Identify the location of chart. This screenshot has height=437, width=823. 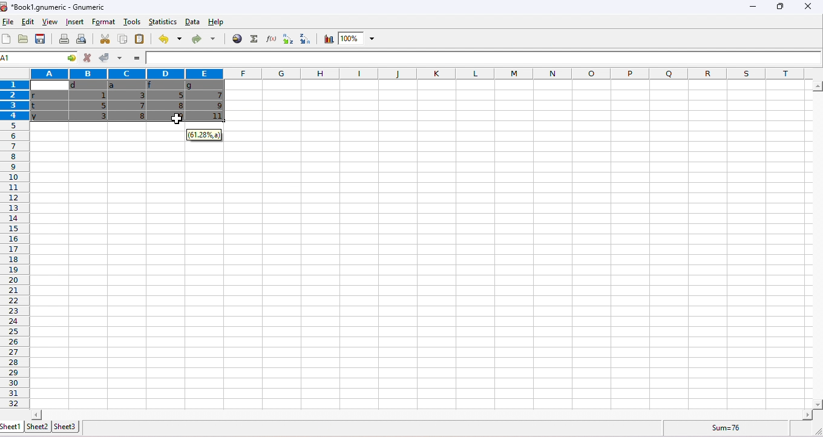
(327, 39).